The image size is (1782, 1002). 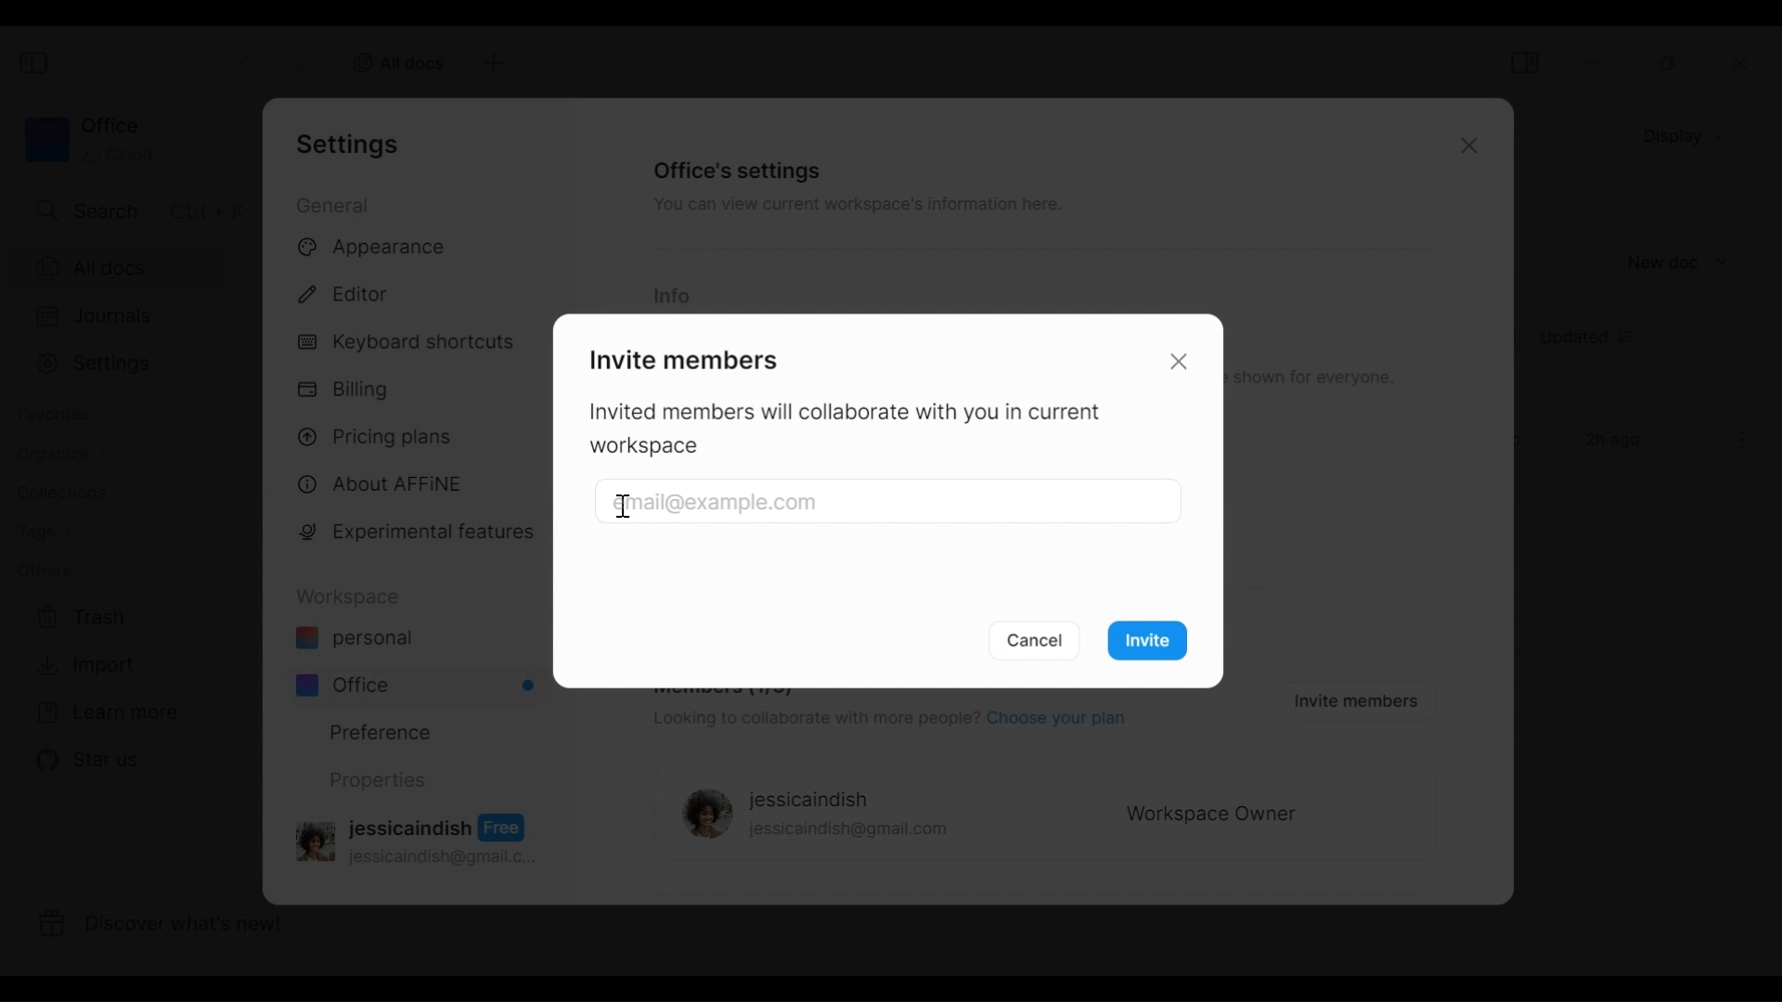 I want to click on close, so click(x=1746, y=64).